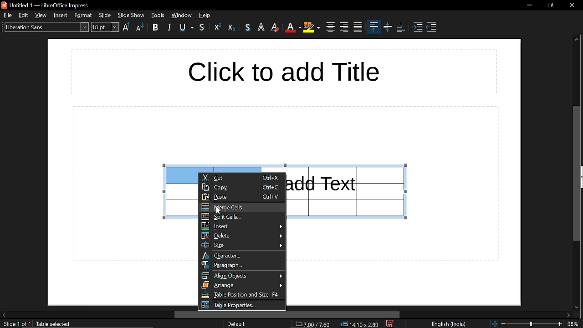  What do you see at coordinates (169, 28) in the screenshot?
I see `italic` at bounding box center [169, 28].